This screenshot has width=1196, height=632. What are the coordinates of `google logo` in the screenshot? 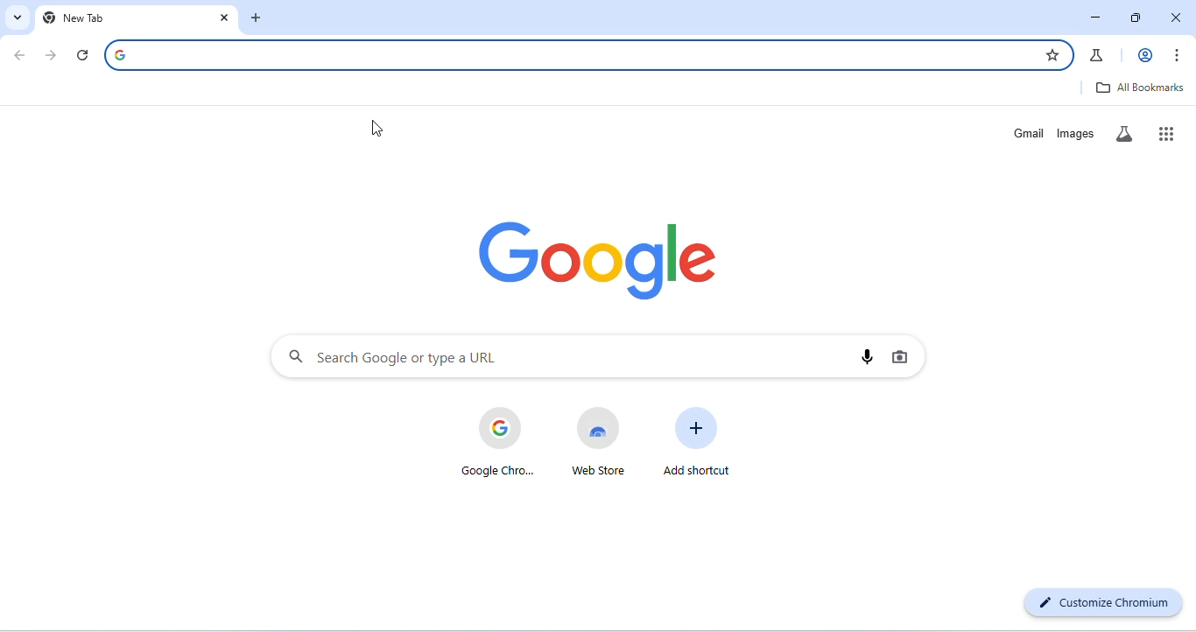 It's located at (599, 263).